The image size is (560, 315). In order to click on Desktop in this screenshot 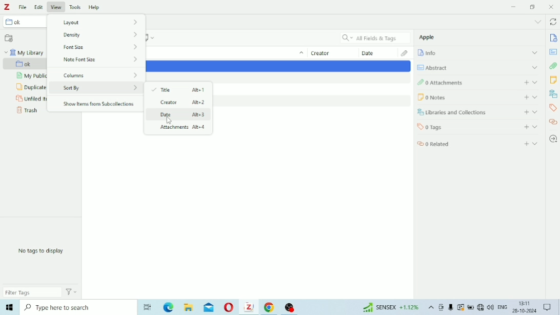, I will do `click(146, 307)`.